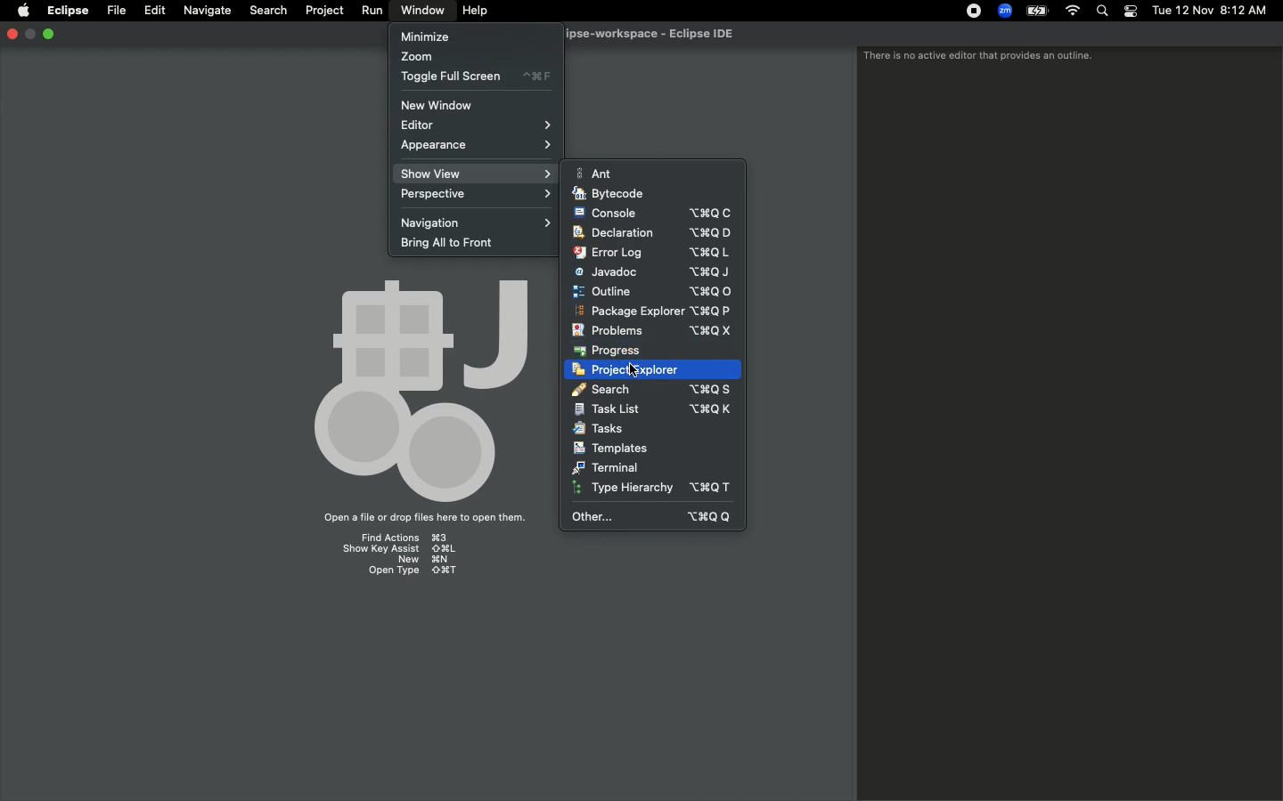 The image size is (1283, 801). I want to click on Find actions, so click(402, 536).